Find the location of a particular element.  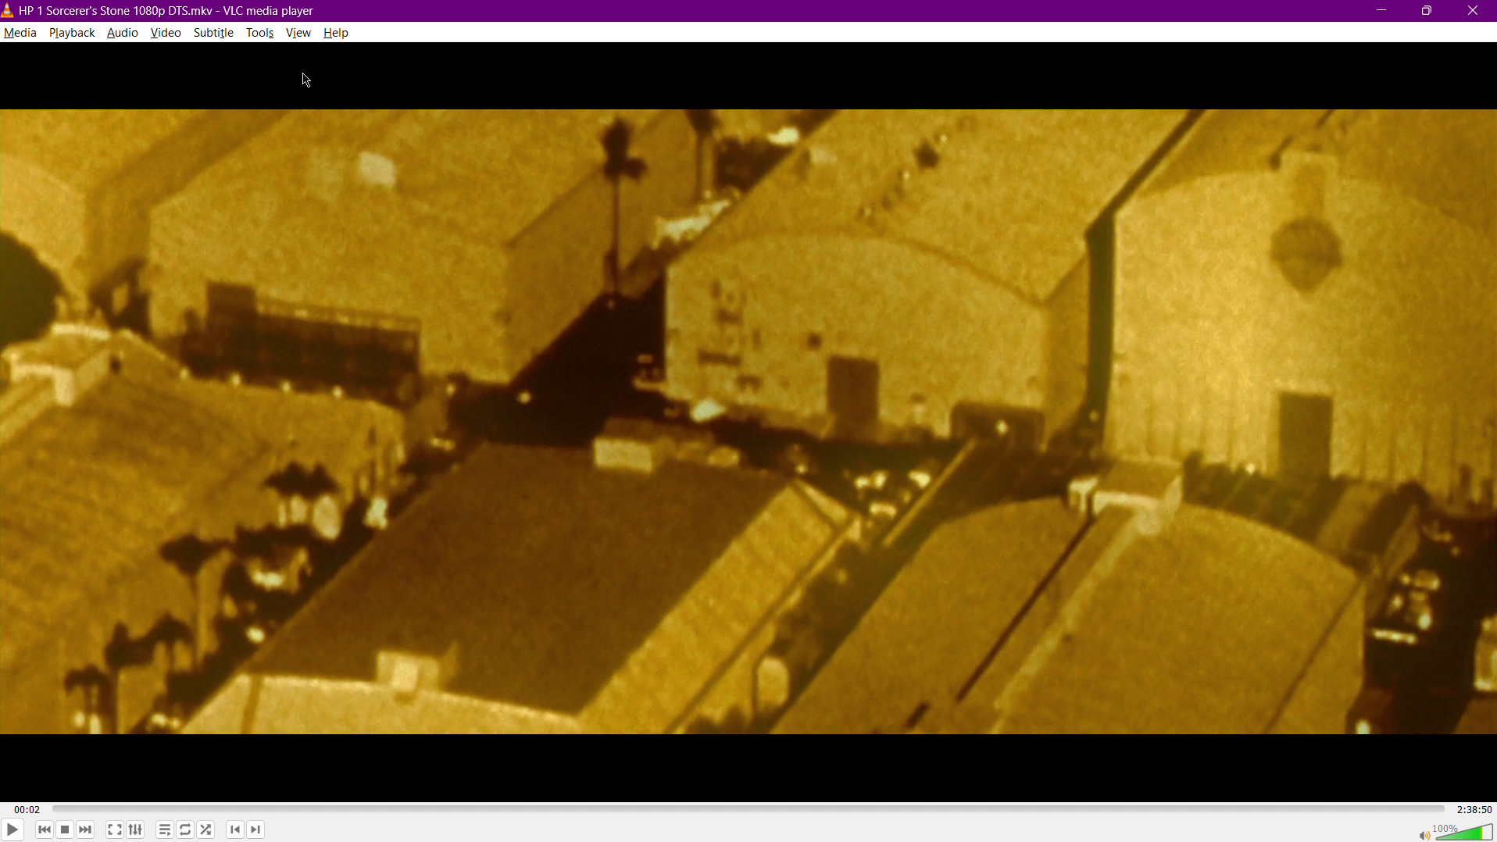

Help is located at coordinates (338, 33).